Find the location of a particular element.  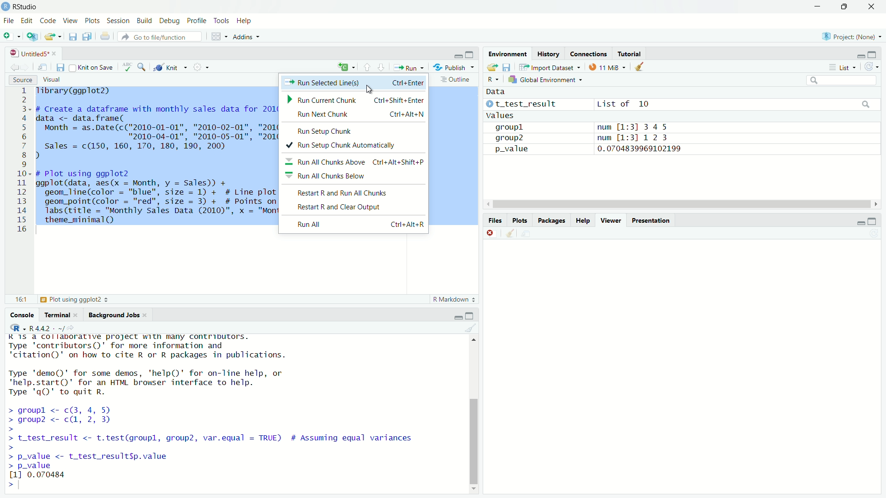

print current file is located at coordinates (104, 36).